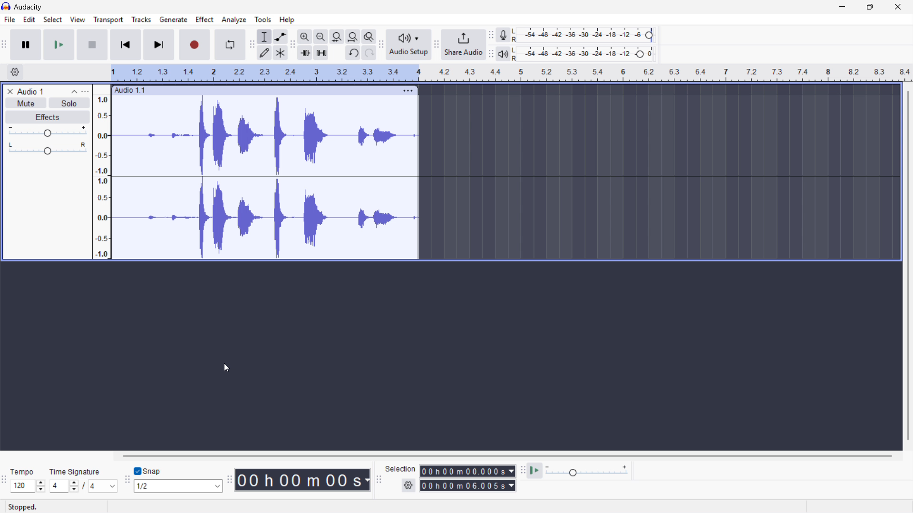  I want to click on Share audio toolbar, so click(437, 45).